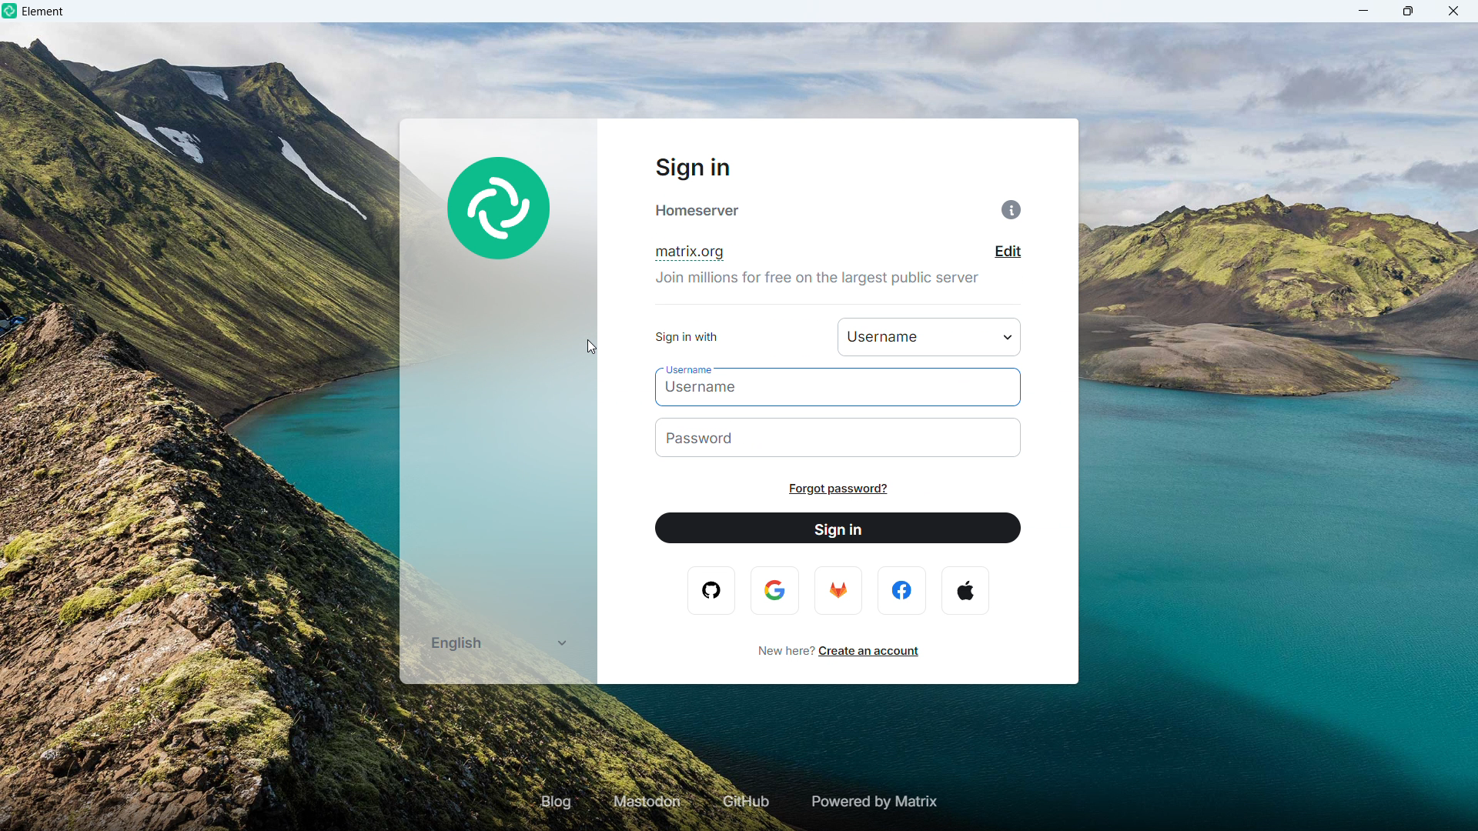 This screenshot has height=831, width=1478. I want to click on close , so click(1453, 11).